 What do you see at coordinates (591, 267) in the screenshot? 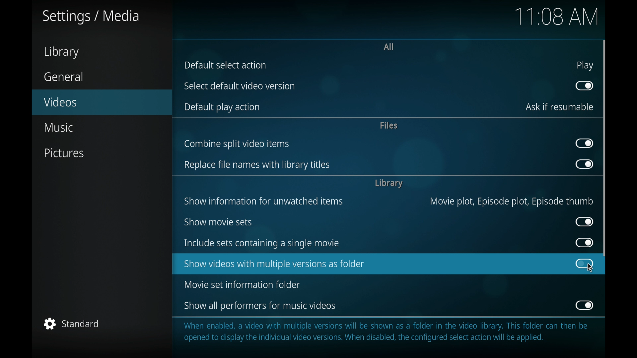
I see `cursor` at bounding box center [591, 267].